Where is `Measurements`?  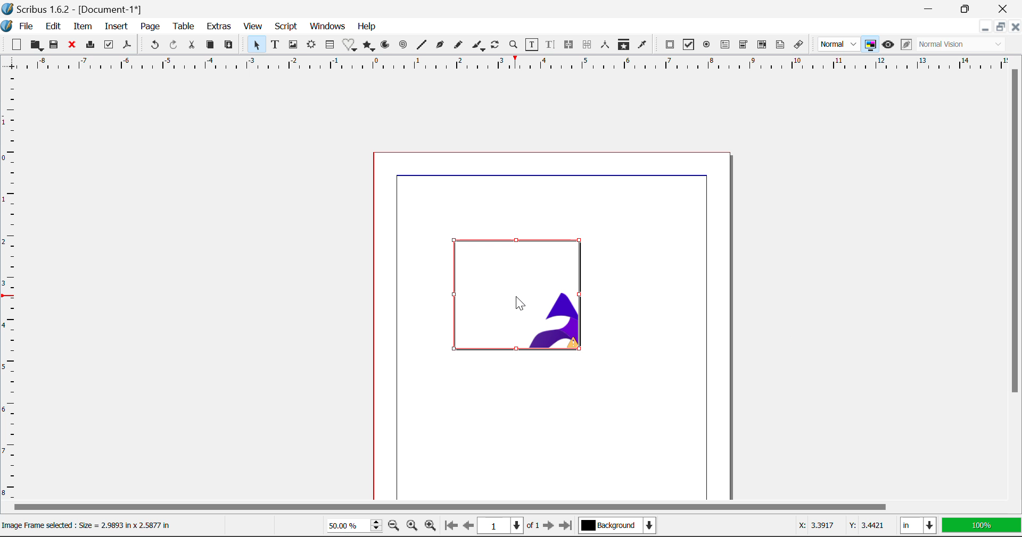
Measurements is located at coordinates (606, 46).